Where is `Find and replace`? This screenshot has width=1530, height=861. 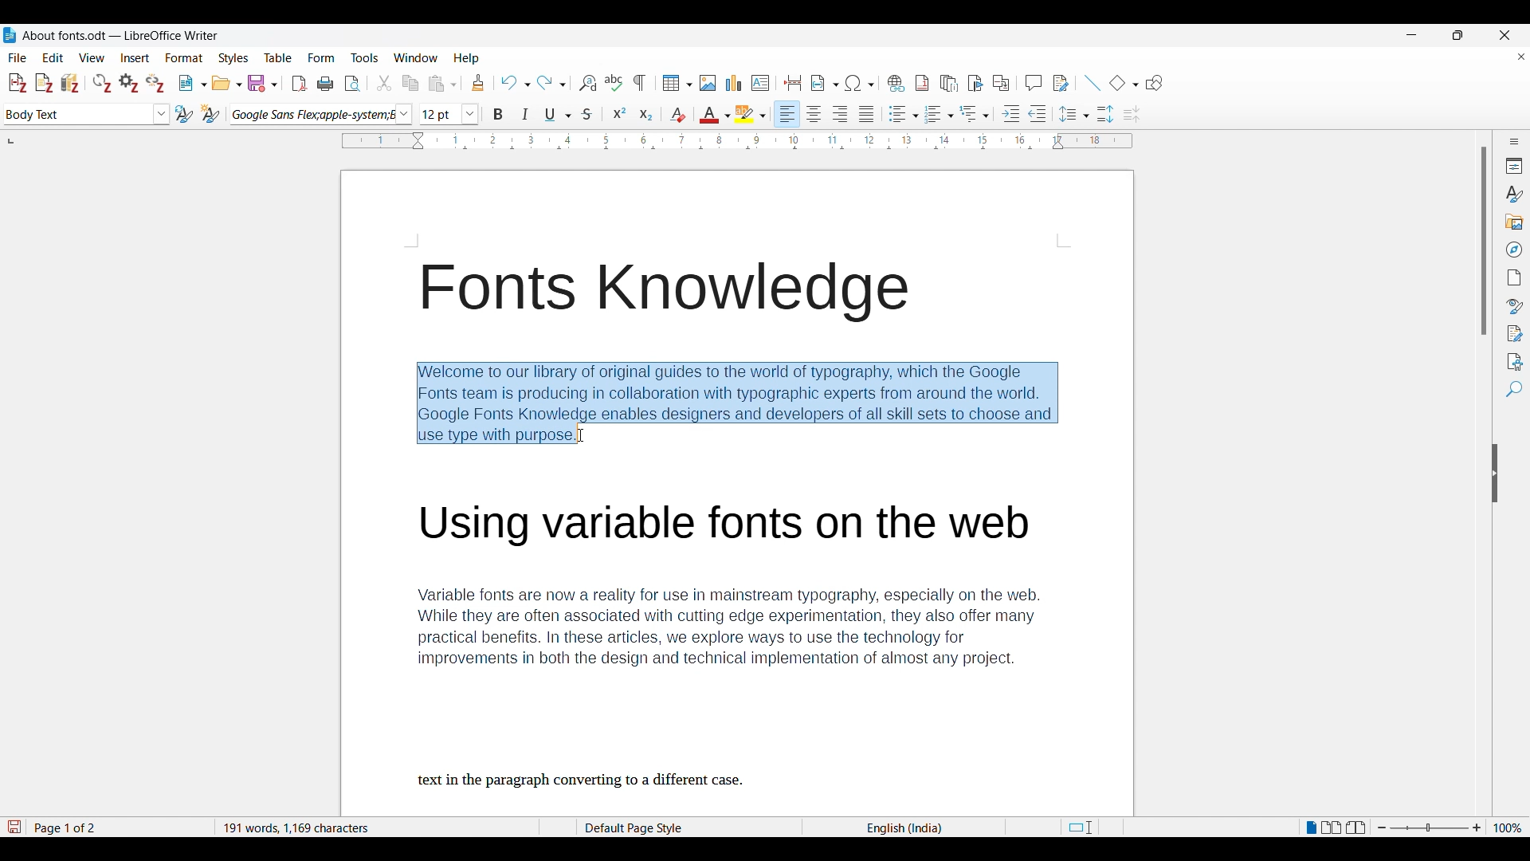
Find and replace is located at coordinates (587, 83).